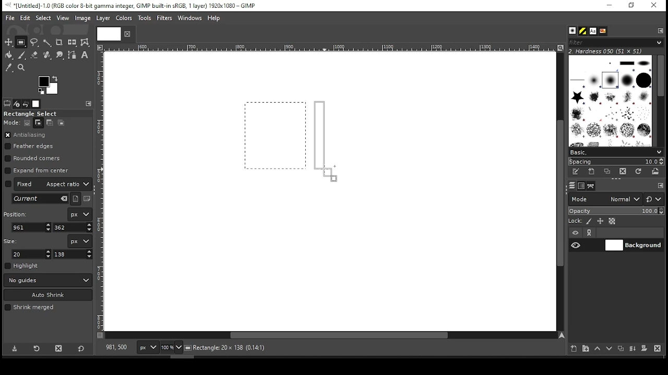  What do you see at coordinates (575, 172) in the screenshot?
I see `edit this brush` at bounding box center [575, 172].